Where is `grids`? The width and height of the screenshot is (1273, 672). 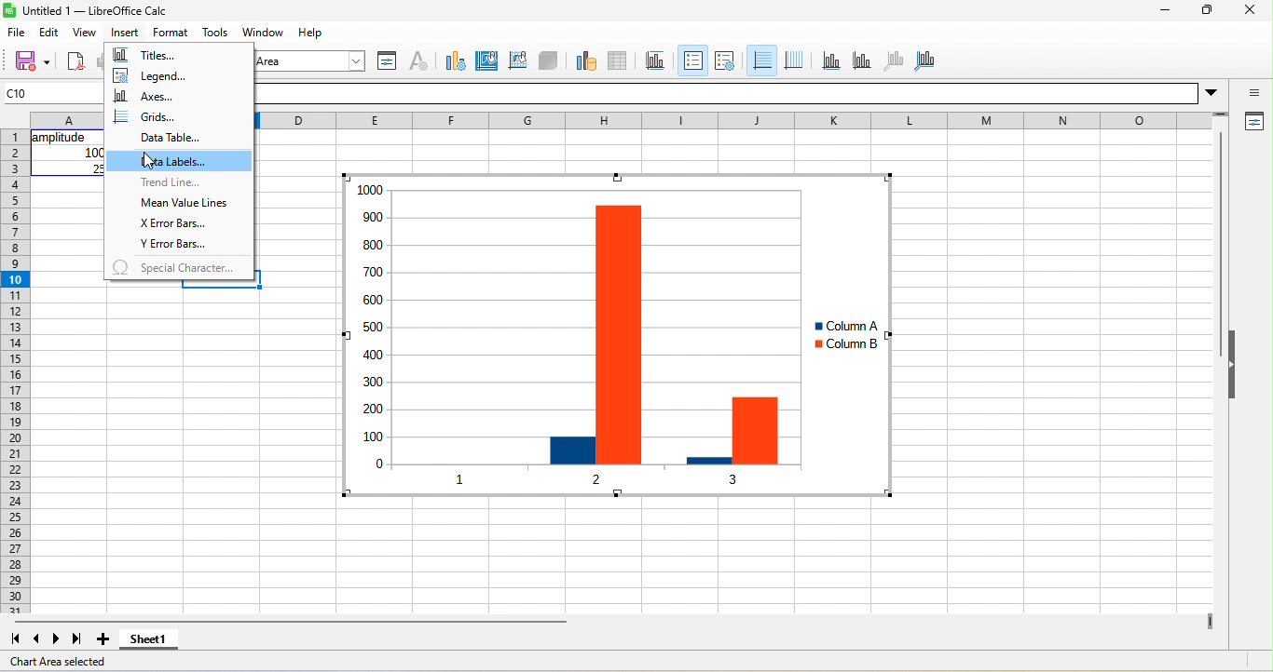
grids is located at coordinates (147, 116).